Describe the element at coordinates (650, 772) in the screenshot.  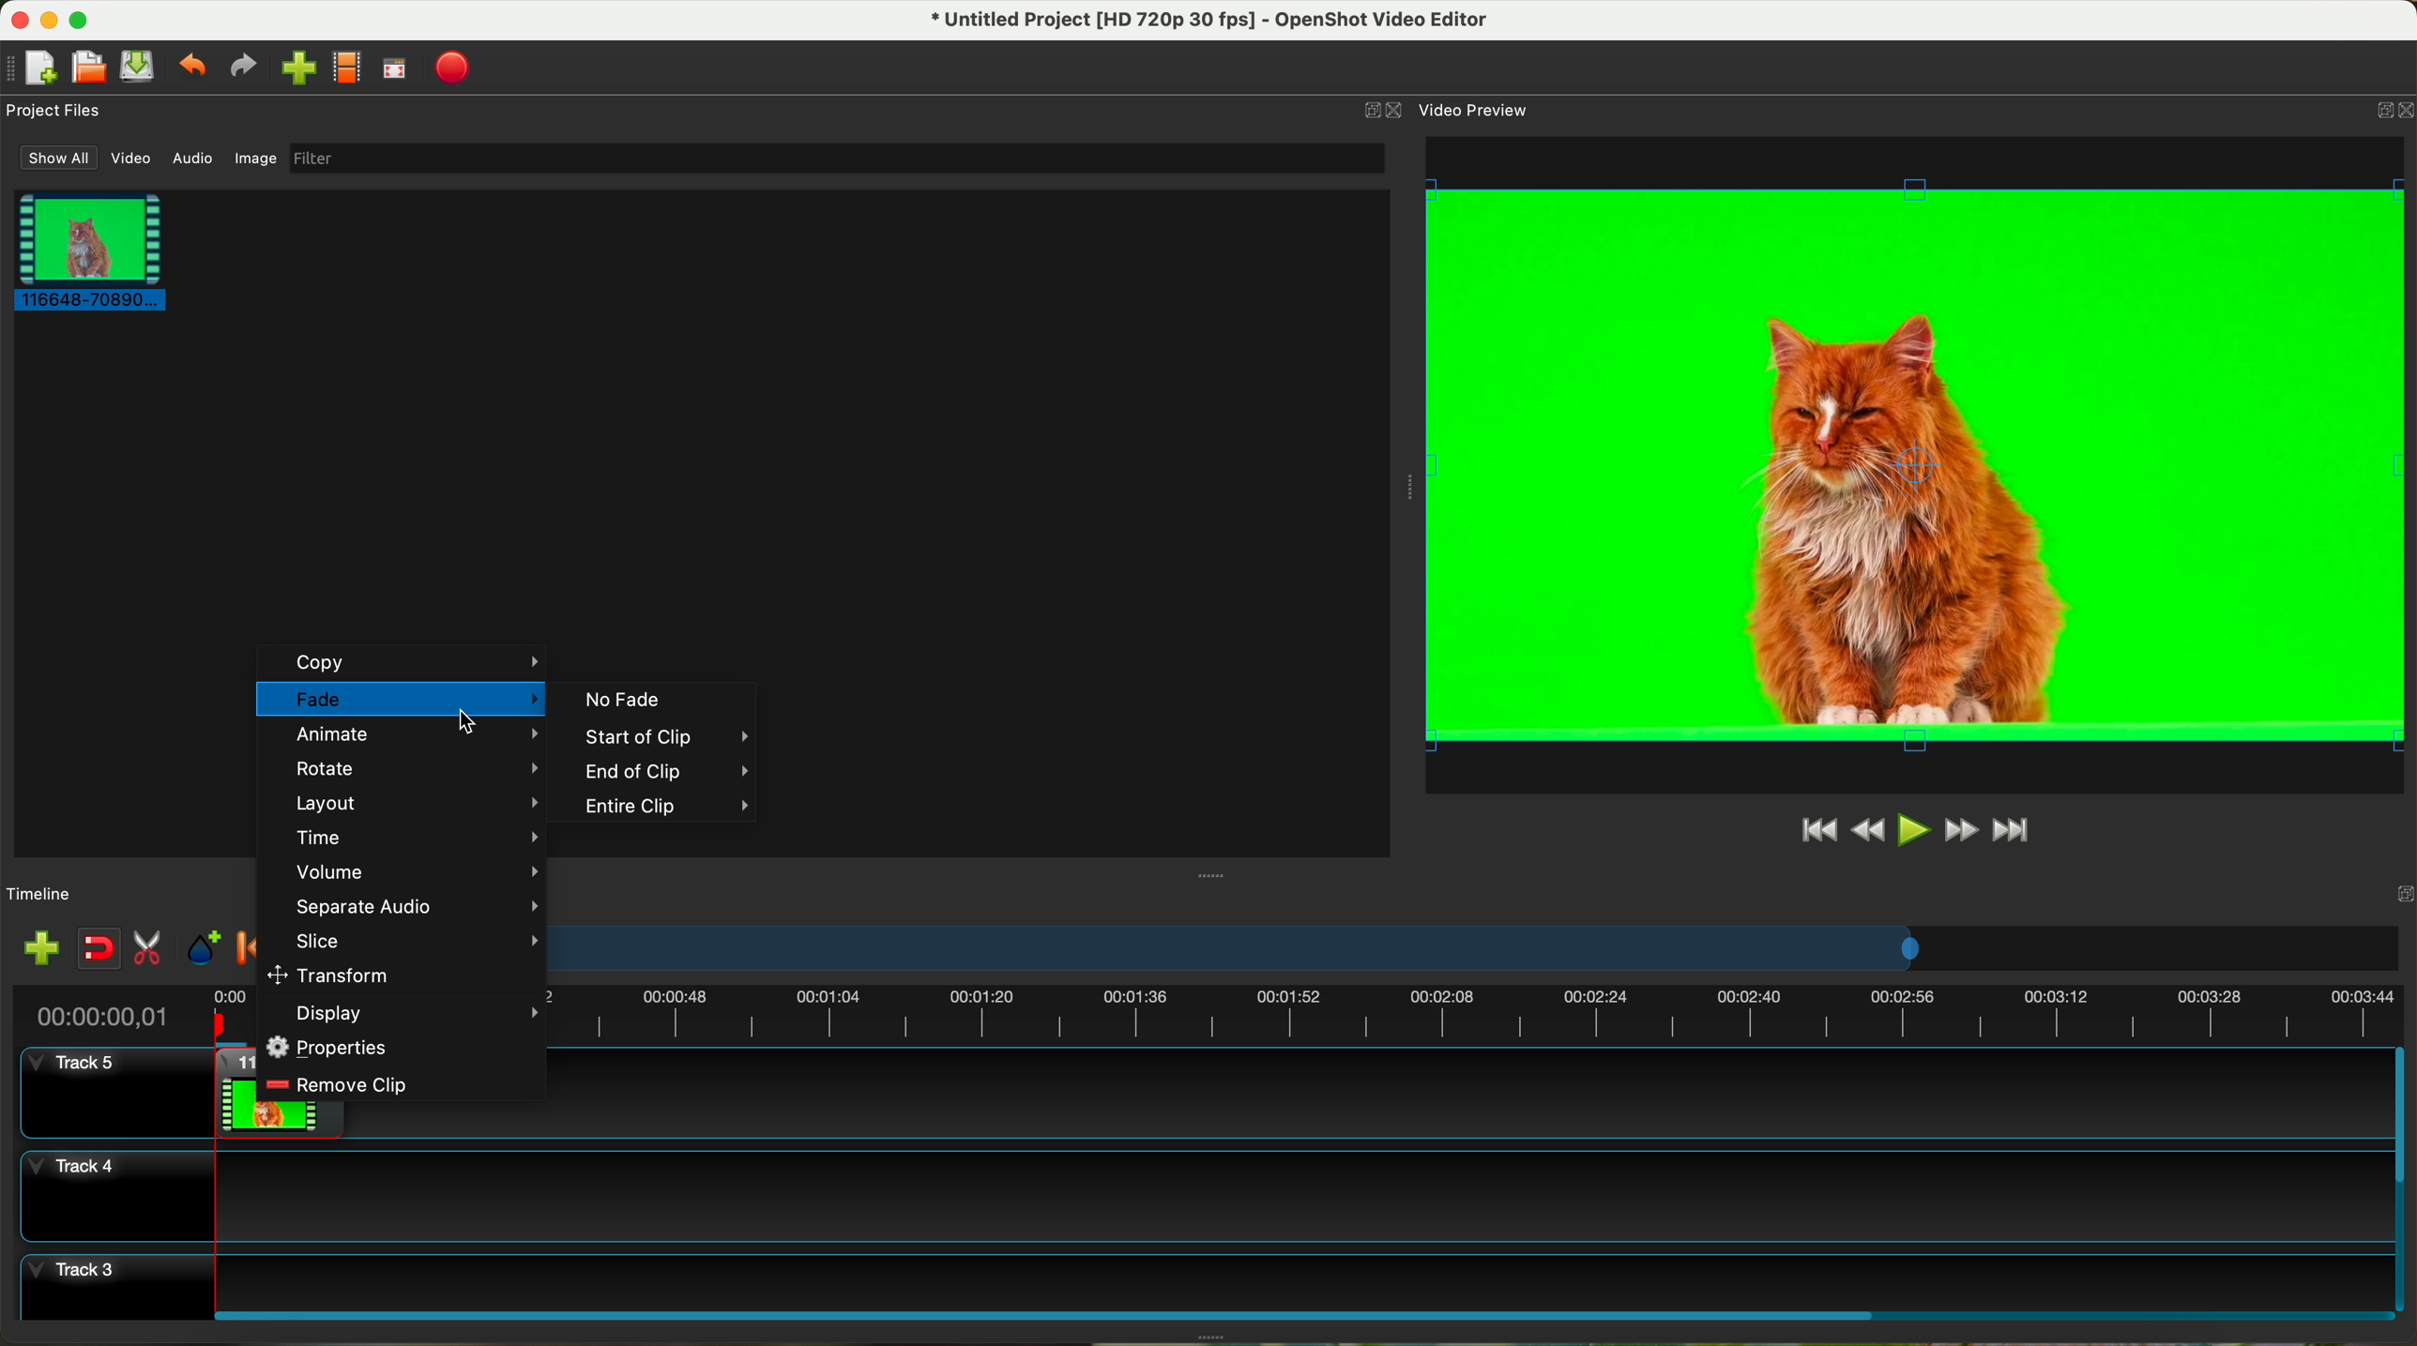
I see `click on end of clip` at that location.